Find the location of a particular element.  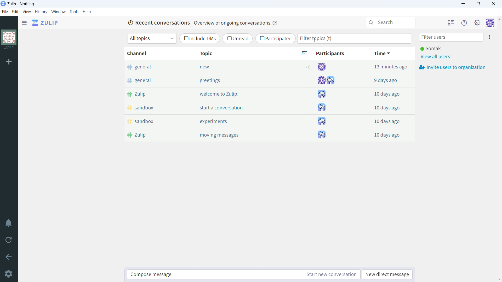

13 minutes ago is located at coordinates (381, 67).